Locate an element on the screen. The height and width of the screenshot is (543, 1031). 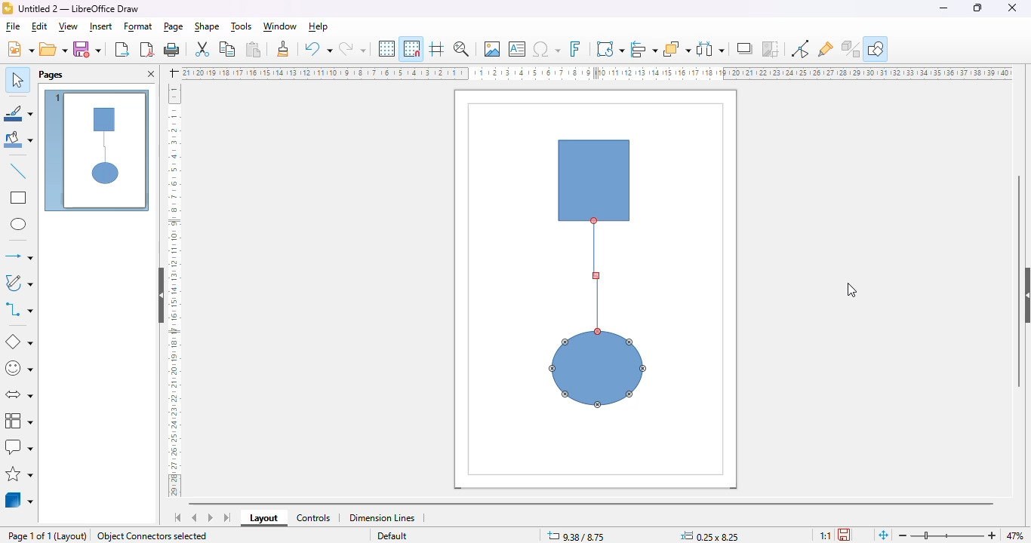
hide is located at coordinates (162, 296).